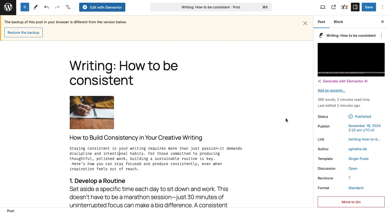 This screenshot has width=389, height=214. Describe the element at coordinates (355, 7) in the screenshot. I see `Settings` at that location.